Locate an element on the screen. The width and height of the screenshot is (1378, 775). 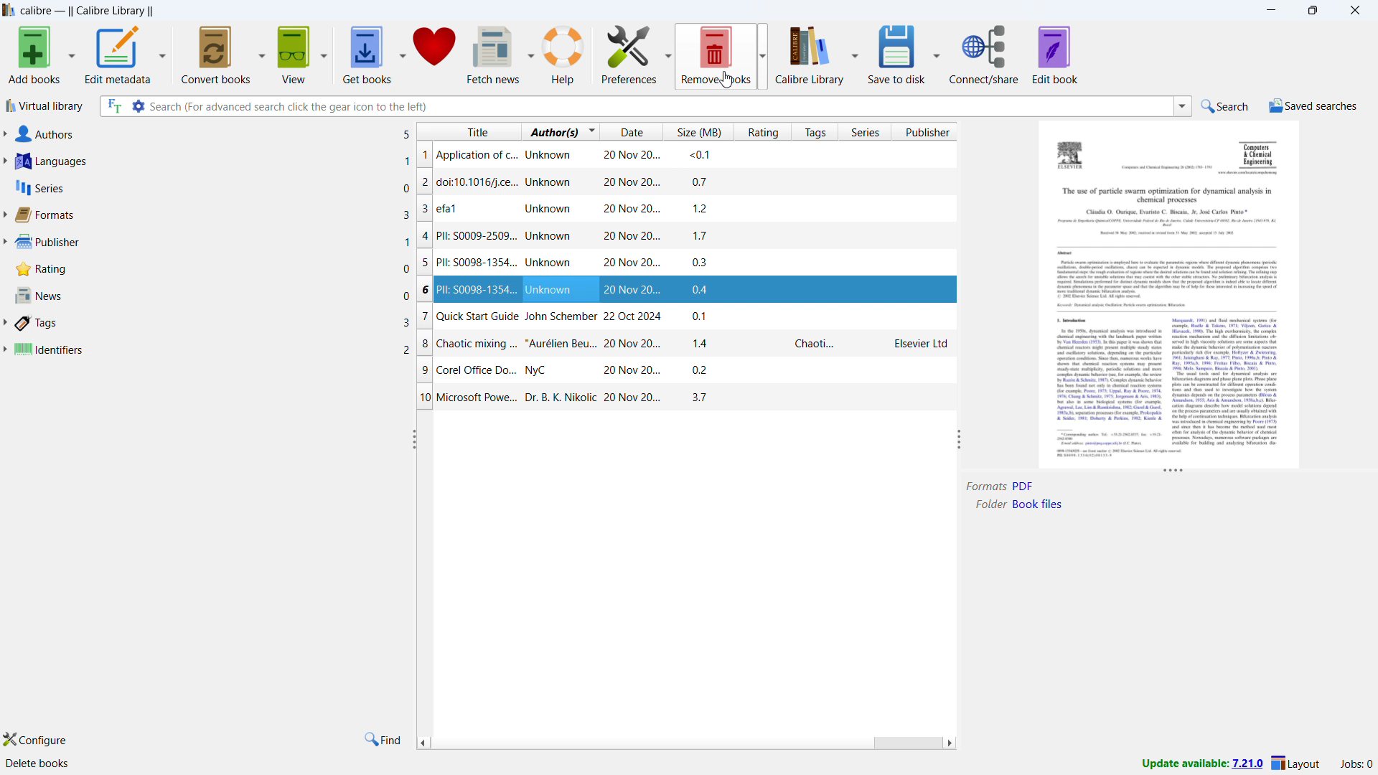
saved serches menu is located at coordinates (1313, 108).